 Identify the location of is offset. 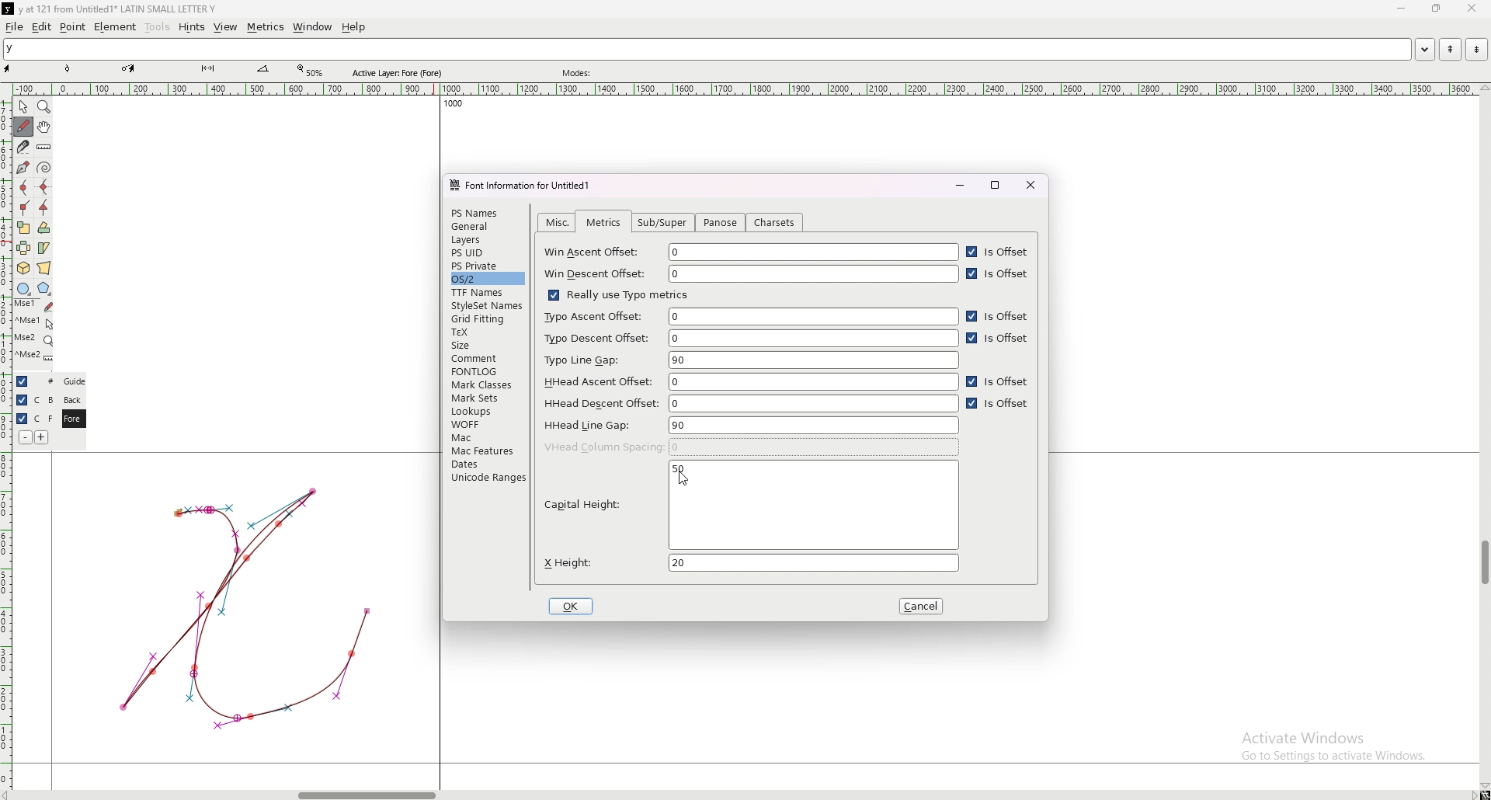
(999, 383).